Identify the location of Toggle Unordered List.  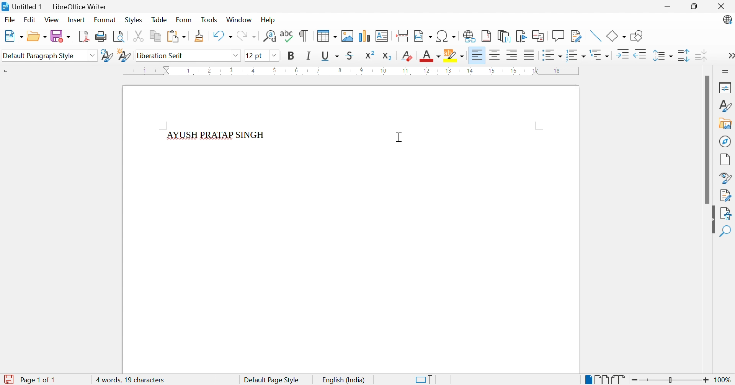
(552, 55).